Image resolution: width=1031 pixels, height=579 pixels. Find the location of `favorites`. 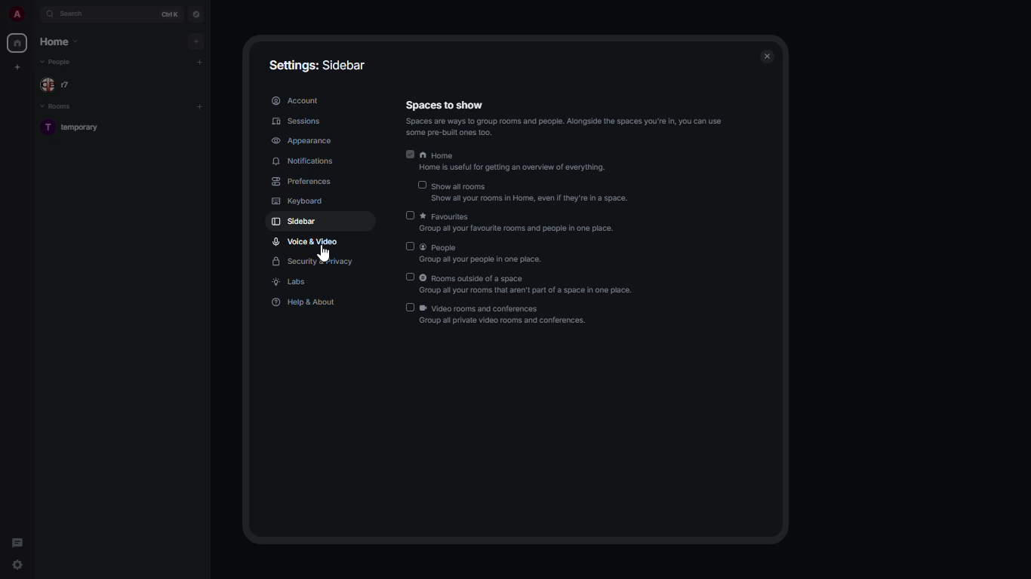

favorites is located at coordinates (521, 224).